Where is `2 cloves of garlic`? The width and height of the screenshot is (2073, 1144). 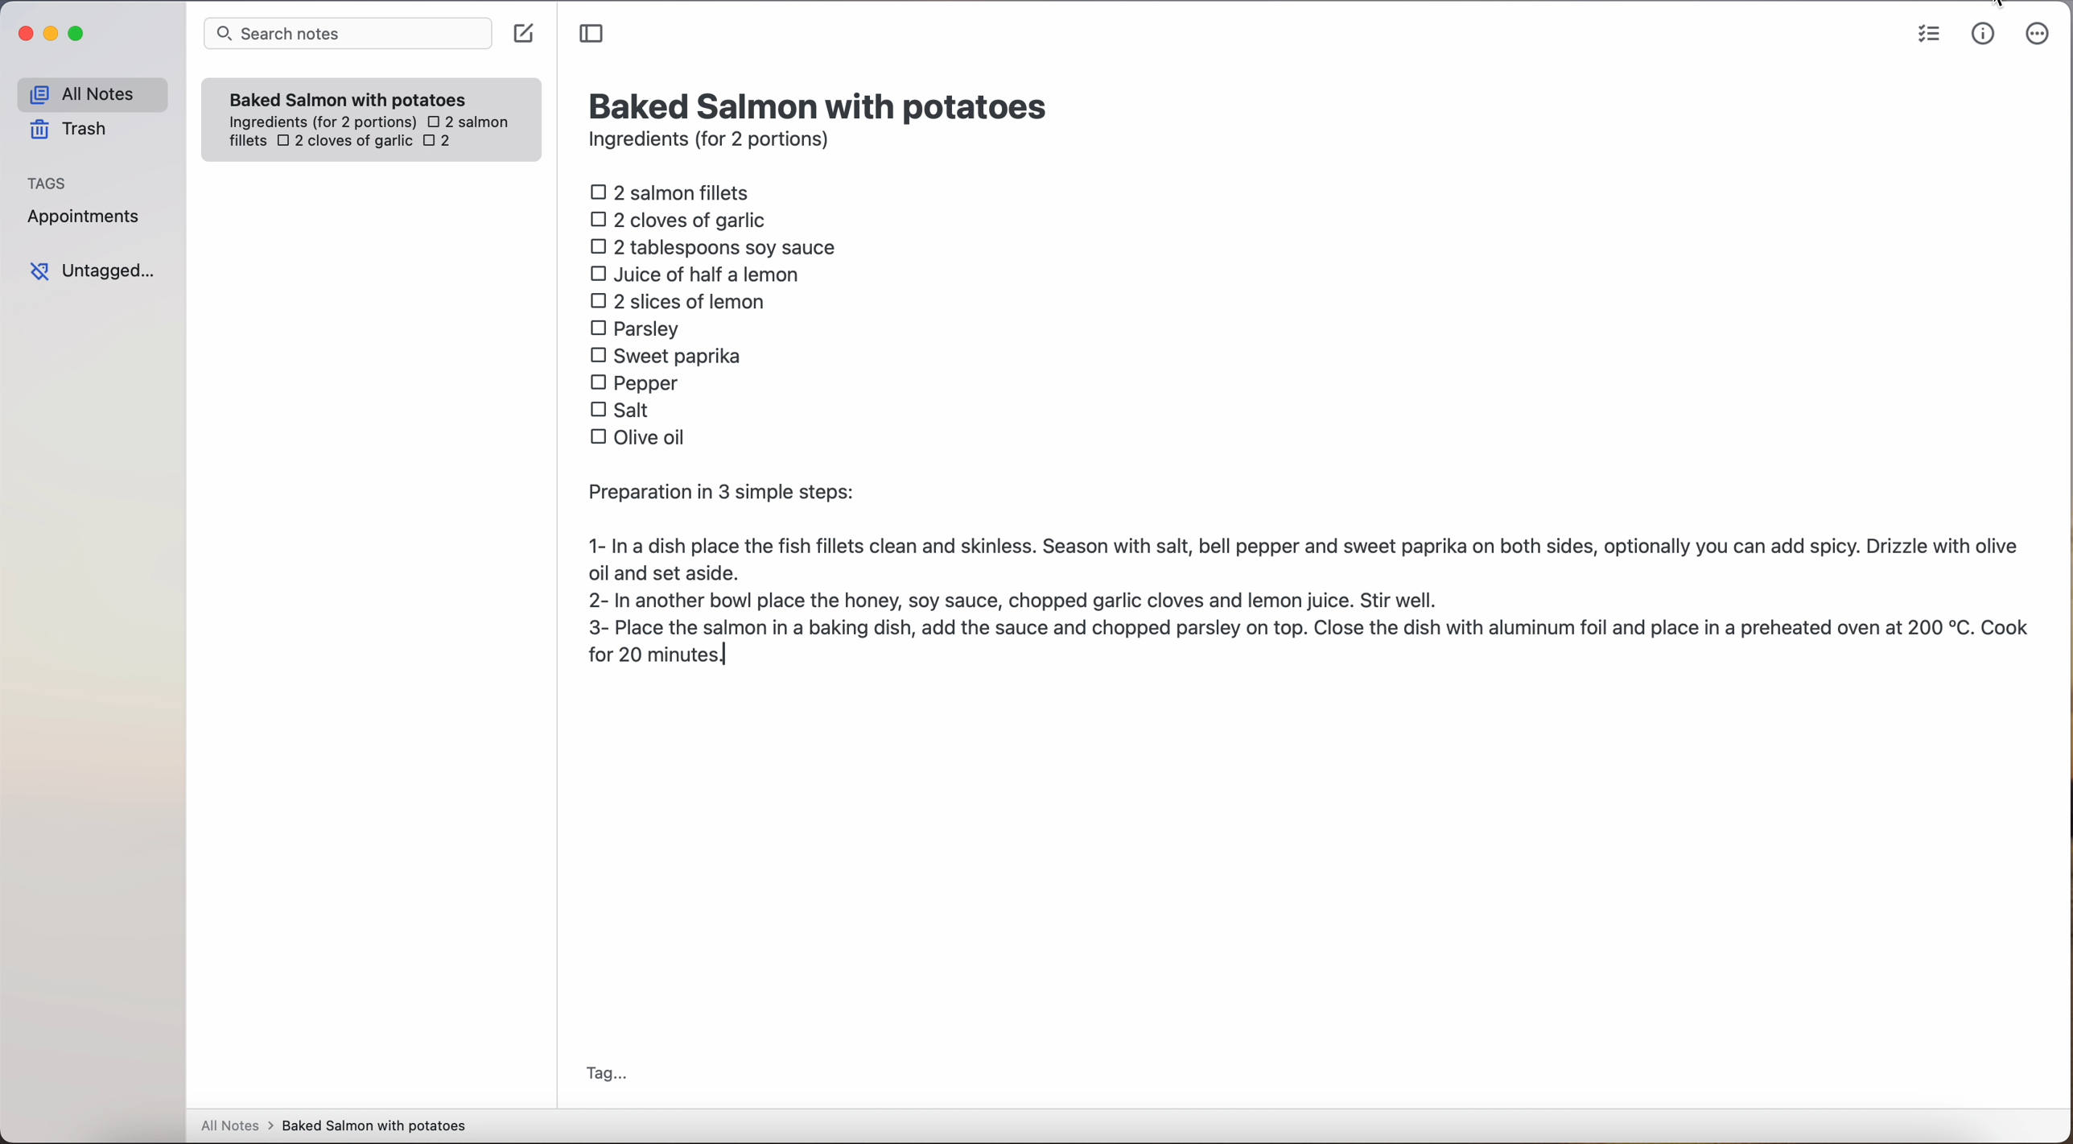
2 cloves of garlic is located at coordinates (344, 142).